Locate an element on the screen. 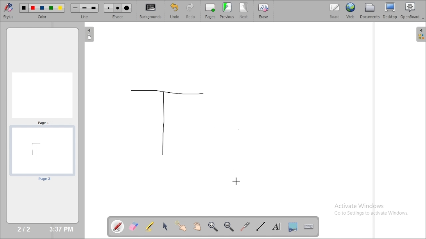  board is located at coordinates (335, 11).